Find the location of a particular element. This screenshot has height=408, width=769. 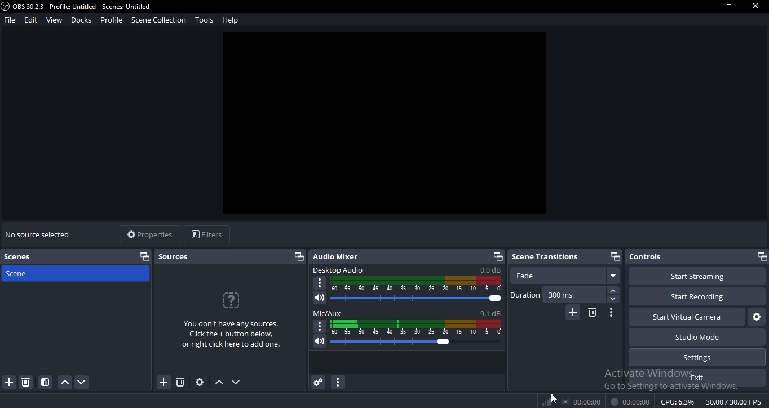

file is located at coordinates (10, 21).